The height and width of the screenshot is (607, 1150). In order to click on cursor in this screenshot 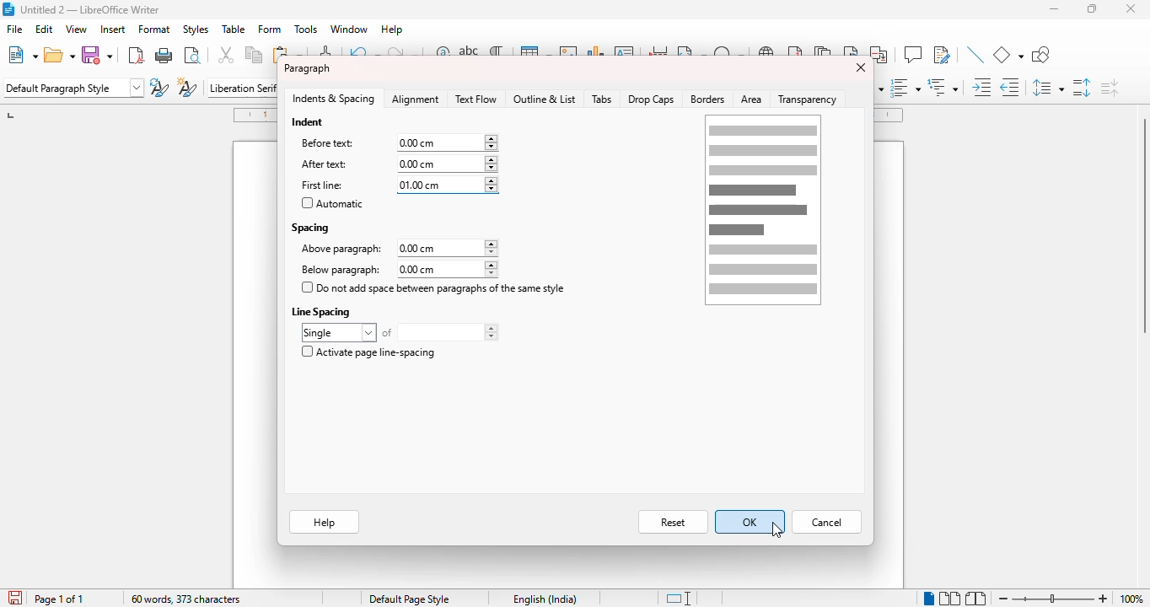, I will do `click(777, 529)`.